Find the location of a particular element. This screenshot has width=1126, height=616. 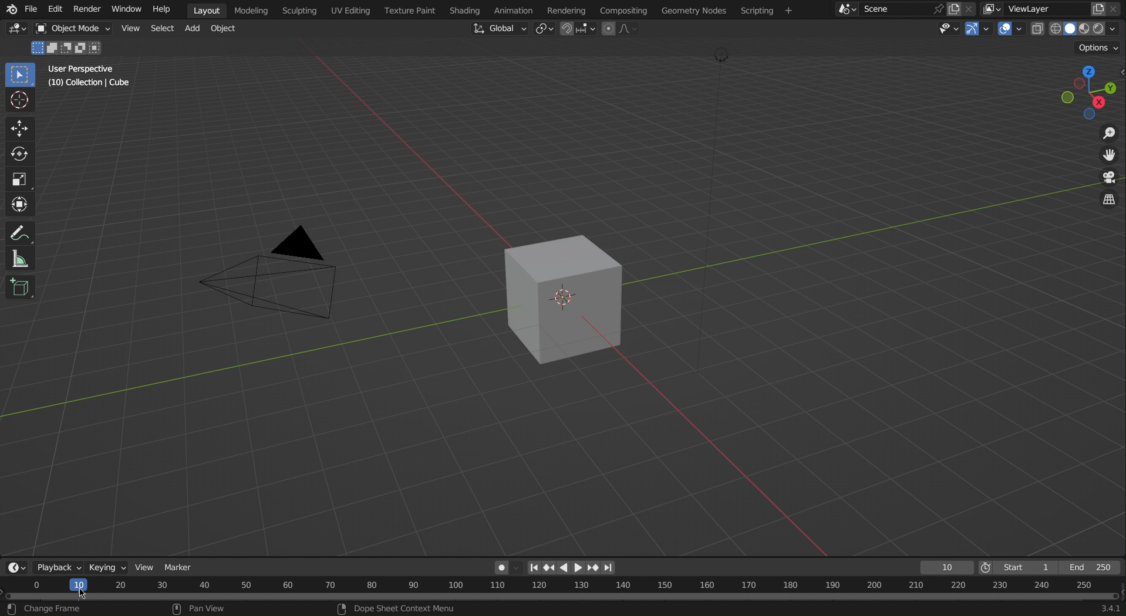

Measure is located at coordinates (18, 260).